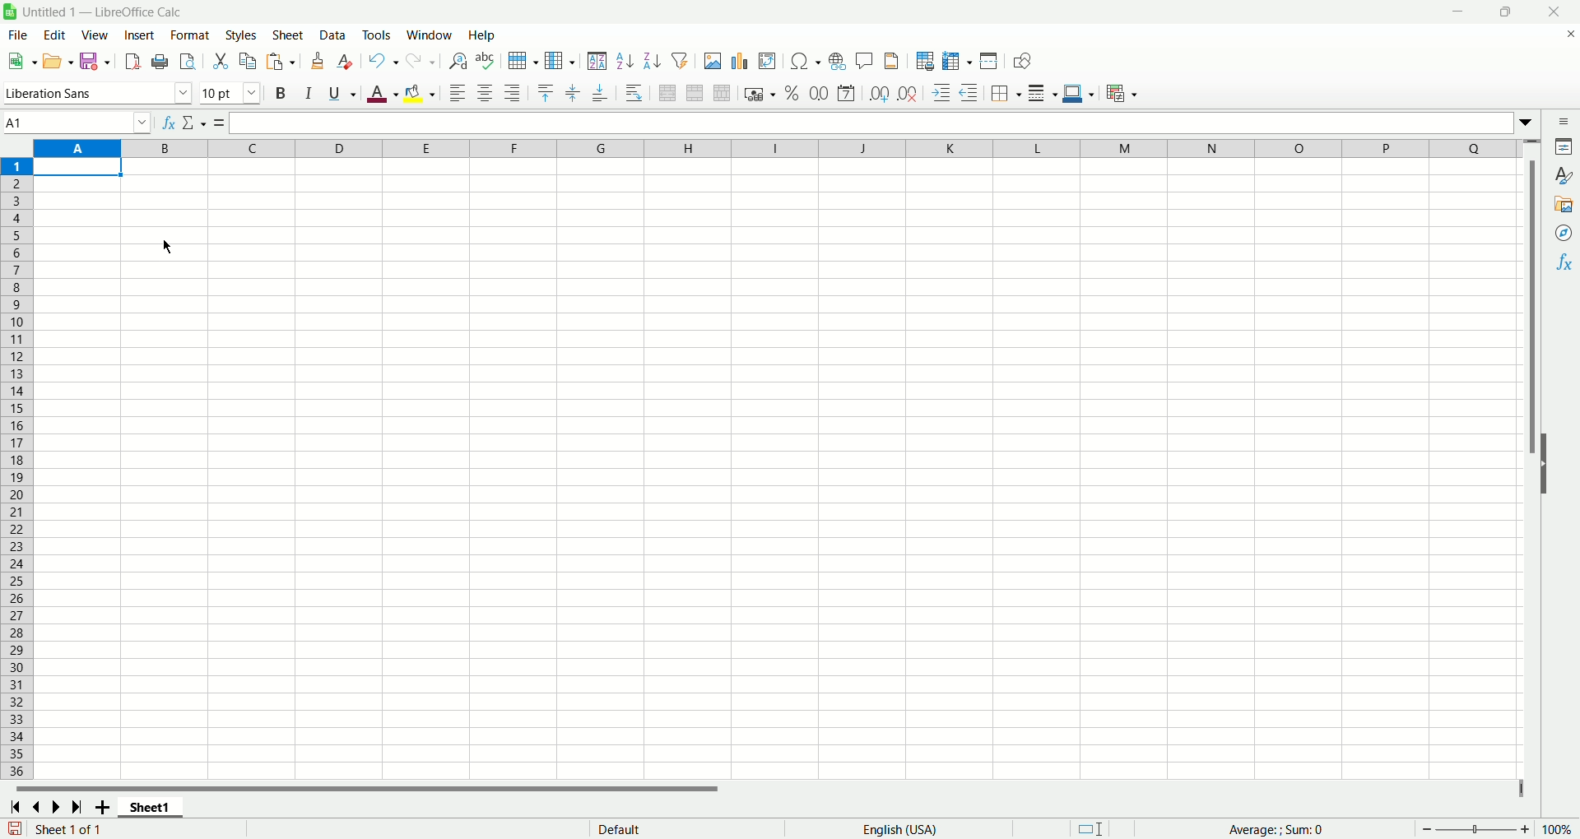 This screenshot has height=839, width=1580. Describe the element at coordinates (345, 61) in the screenshot. I see `clear formatting` at that location.